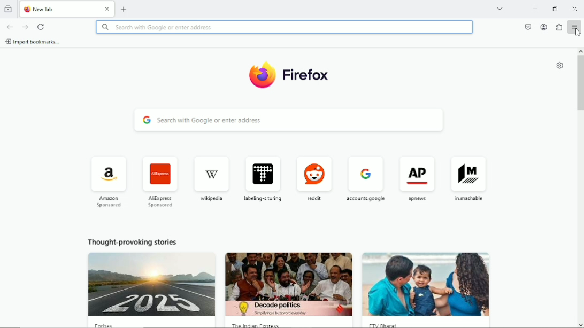  Describe the element at coordinates (108, 180) in the screenshot. I see `amazon sponsored` at that location.